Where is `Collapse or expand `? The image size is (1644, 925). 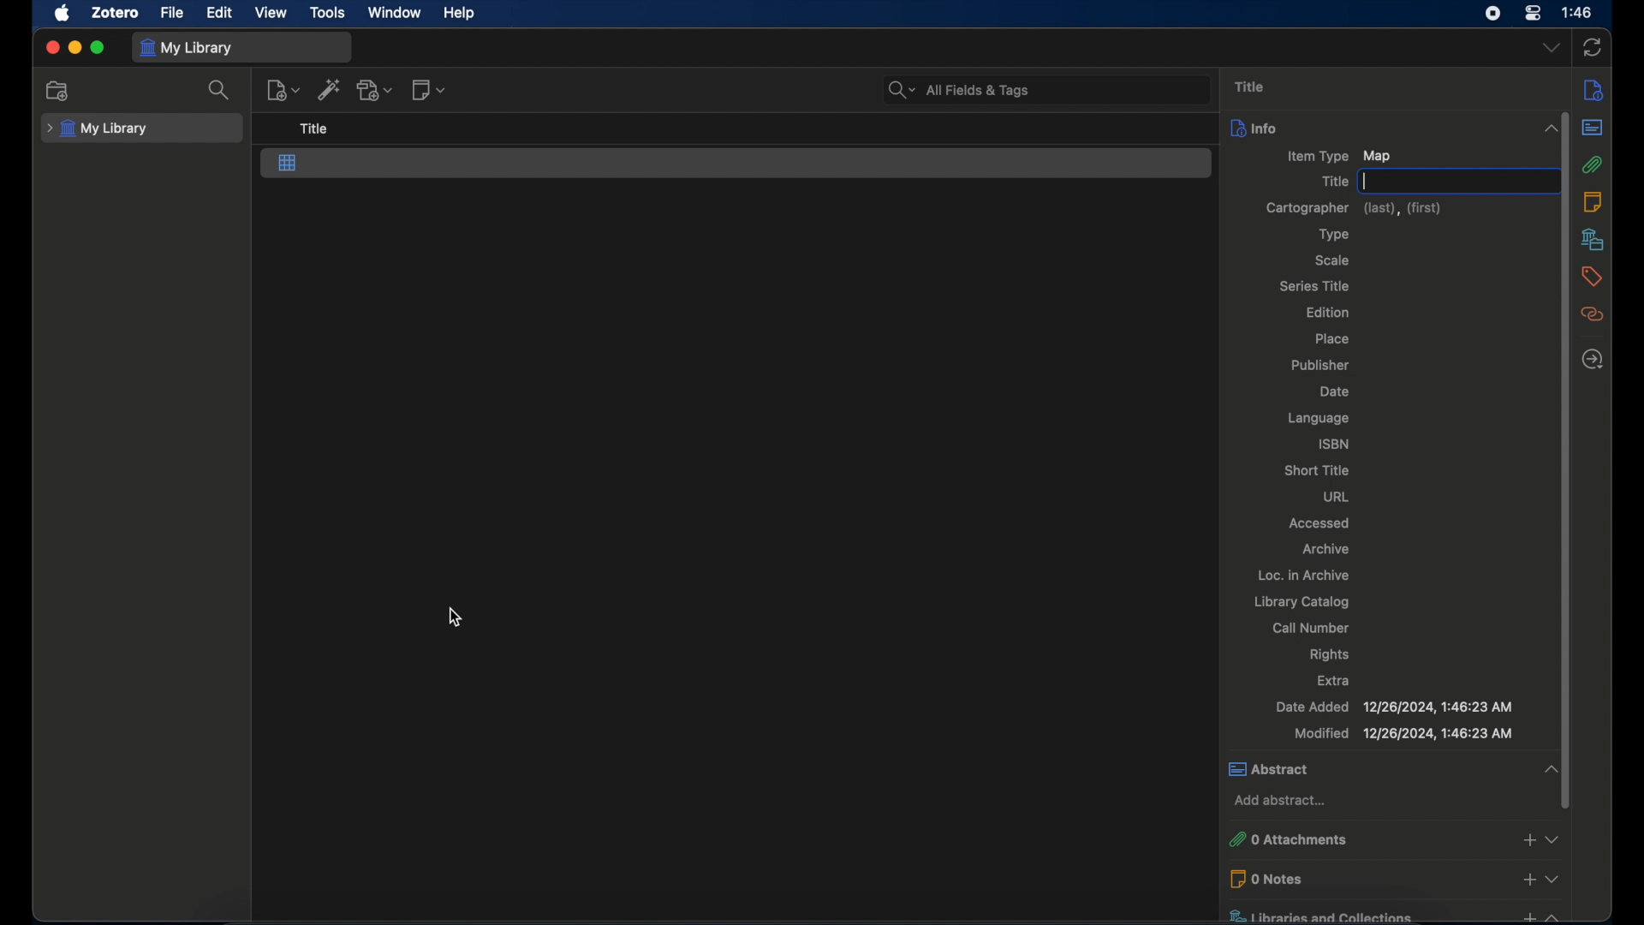 Collapse or expand  is located at coordinates (1555, 839).